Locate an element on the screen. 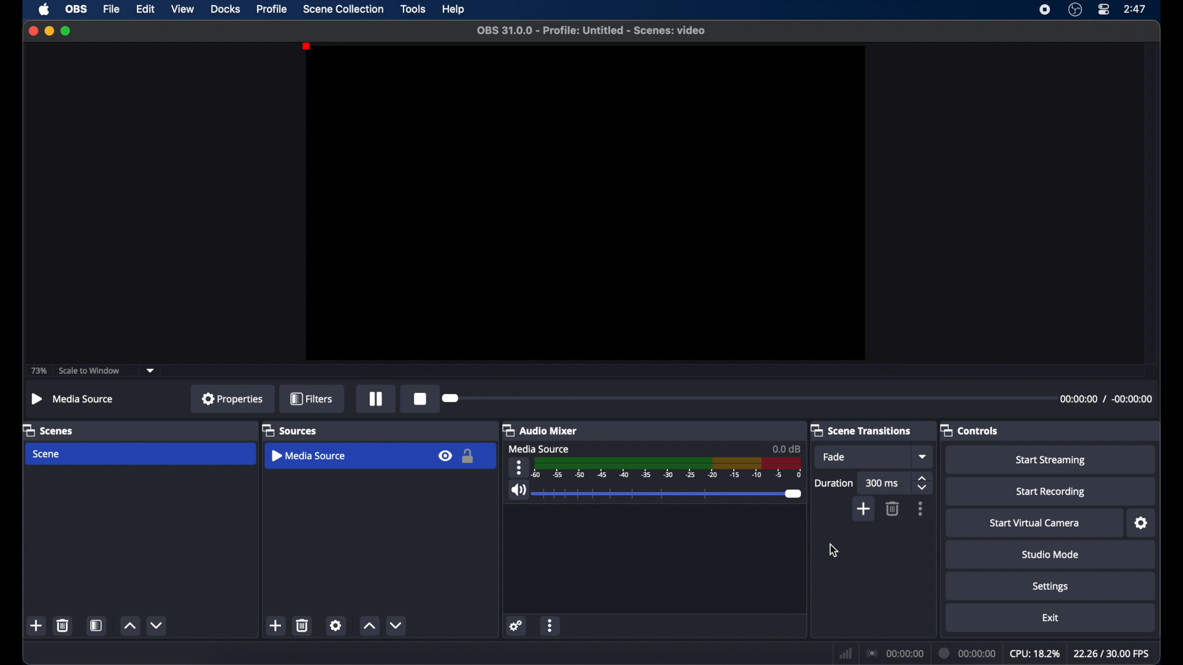 The height and width of the screenshot is (665, 1183). minimize is located at coordinates (48, 31).